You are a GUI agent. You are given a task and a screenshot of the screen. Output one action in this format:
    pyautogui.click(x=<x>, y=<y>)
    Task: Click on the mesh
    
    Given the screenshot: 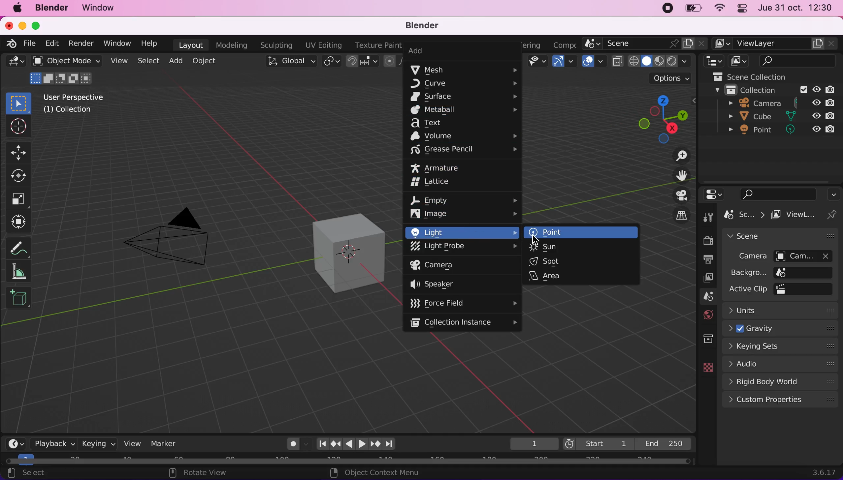 What is the action you would take?
    pyautogui.click(x=464, y=70)
    